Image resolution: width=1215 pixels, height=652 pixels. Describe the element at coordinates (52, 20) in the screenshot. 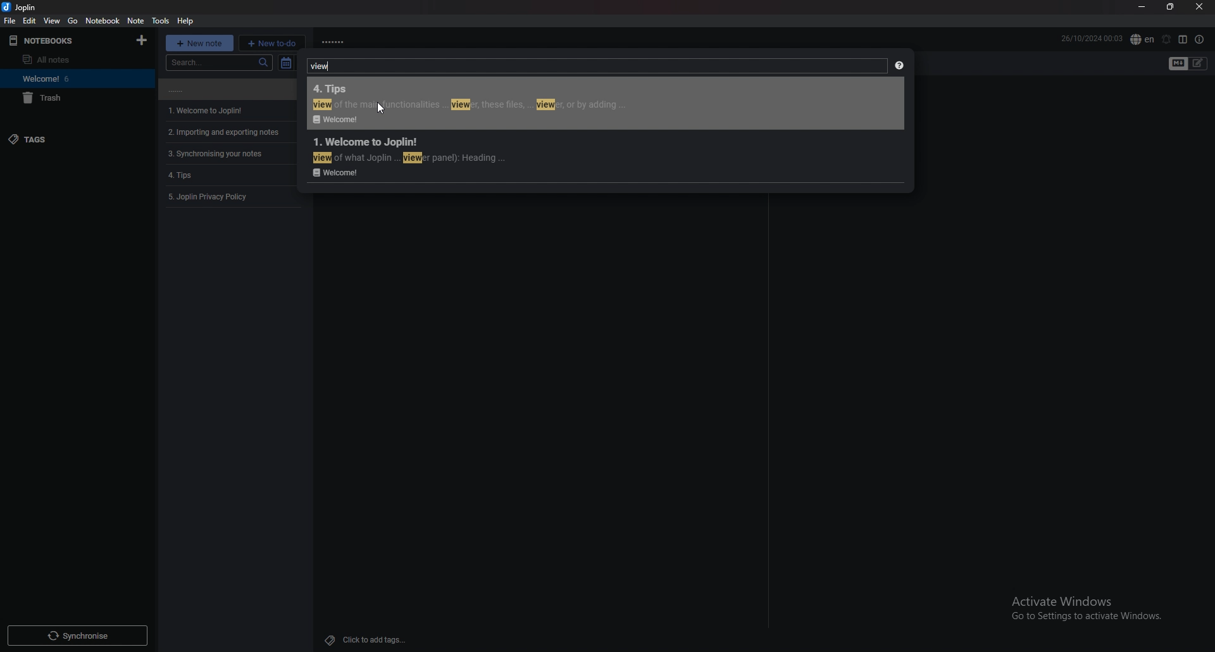

I see `view` at that location.